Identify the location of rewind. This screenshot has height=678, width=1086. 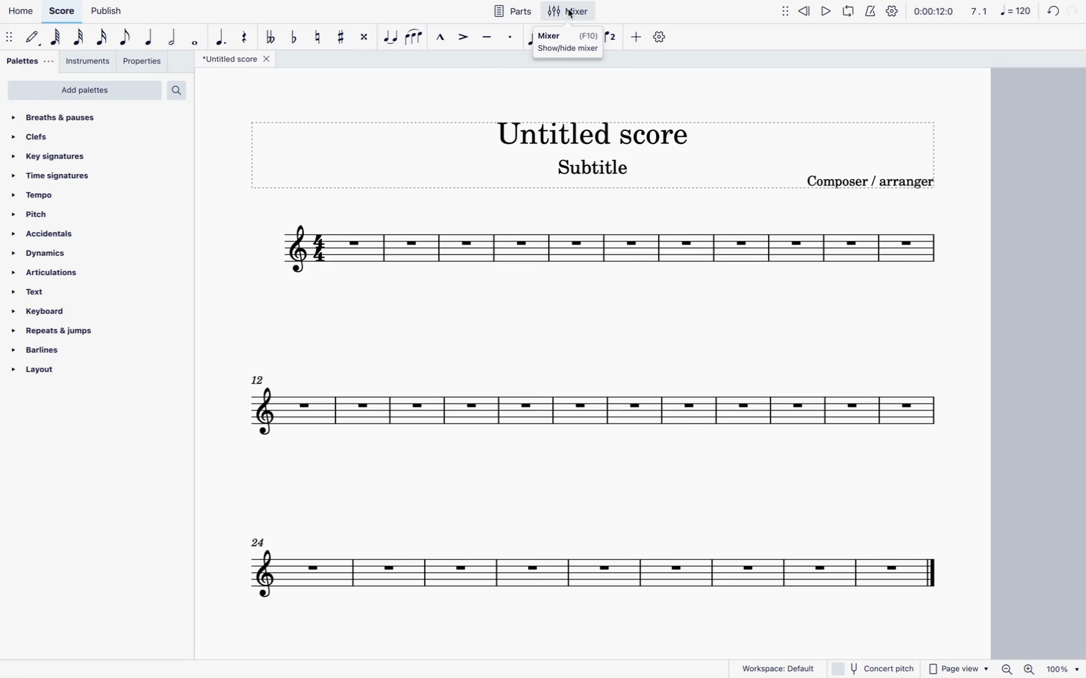
(805, 13).